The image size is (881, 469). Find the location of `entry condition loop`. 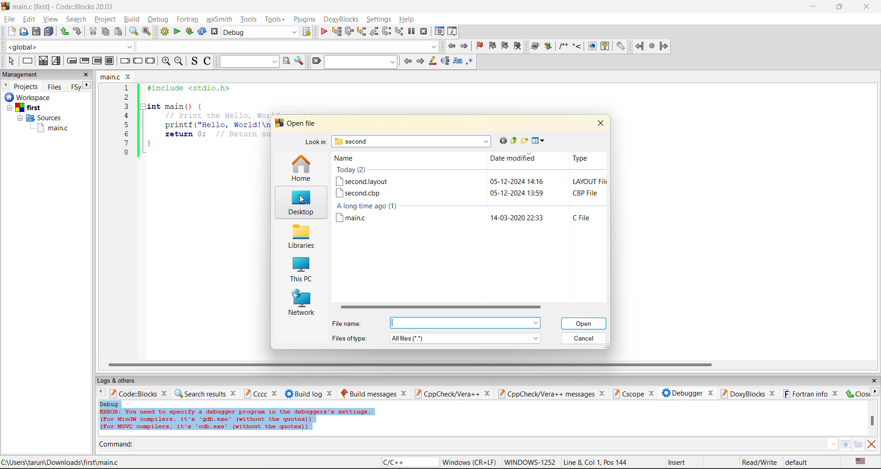

entry condition loop is located at coordinates (72, 61).